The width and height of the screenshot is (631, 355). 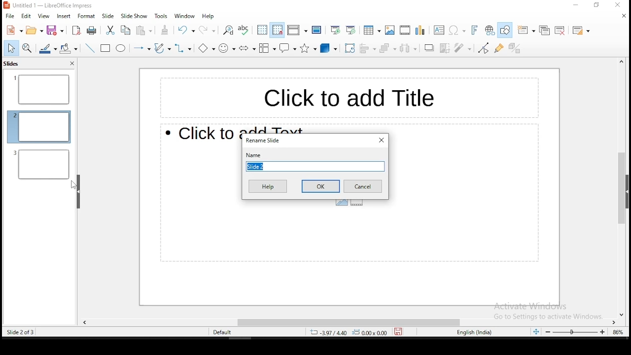 What do you see at coordinates (91, 48) in the screenshot?
I see `line` at bounding box center [91, 48].